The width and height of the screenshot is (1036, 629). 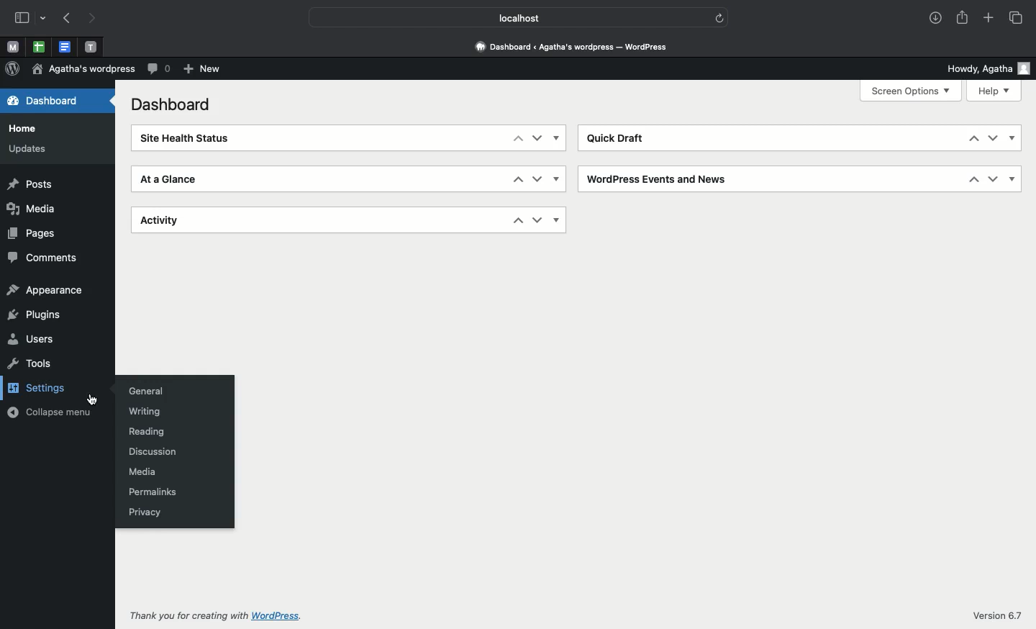 I want to click on Comment, so click(x=160, y=69).